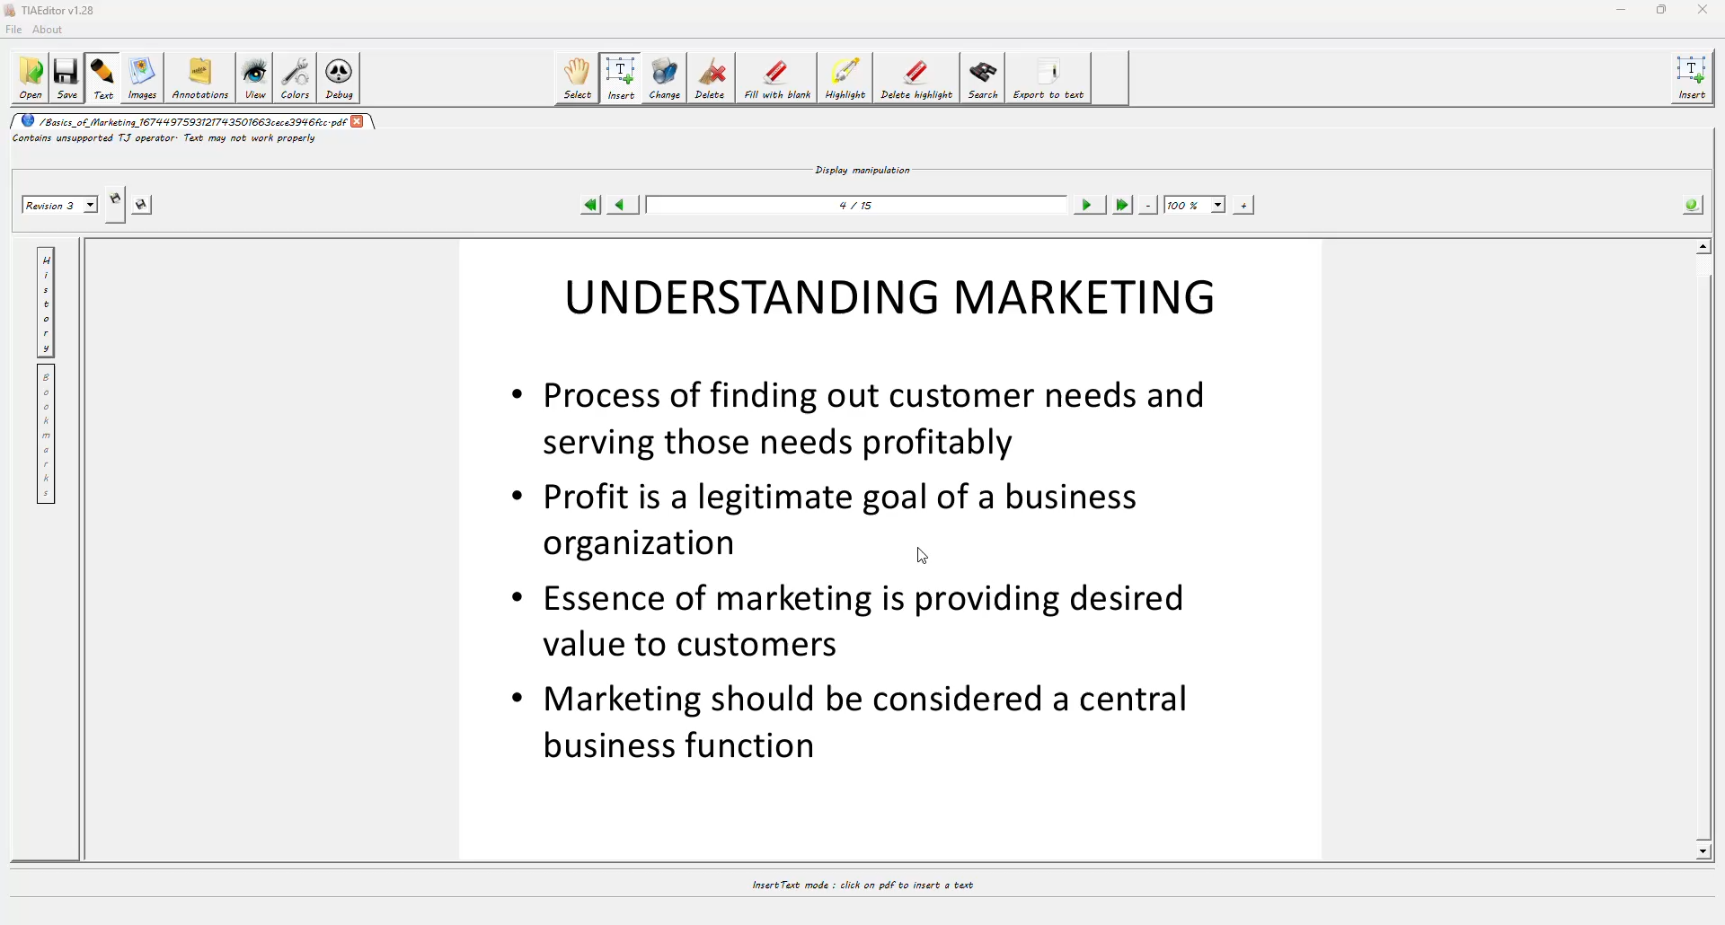 This screenshot has height=925, width=1725. I want to click on colors, so click(296, 76).